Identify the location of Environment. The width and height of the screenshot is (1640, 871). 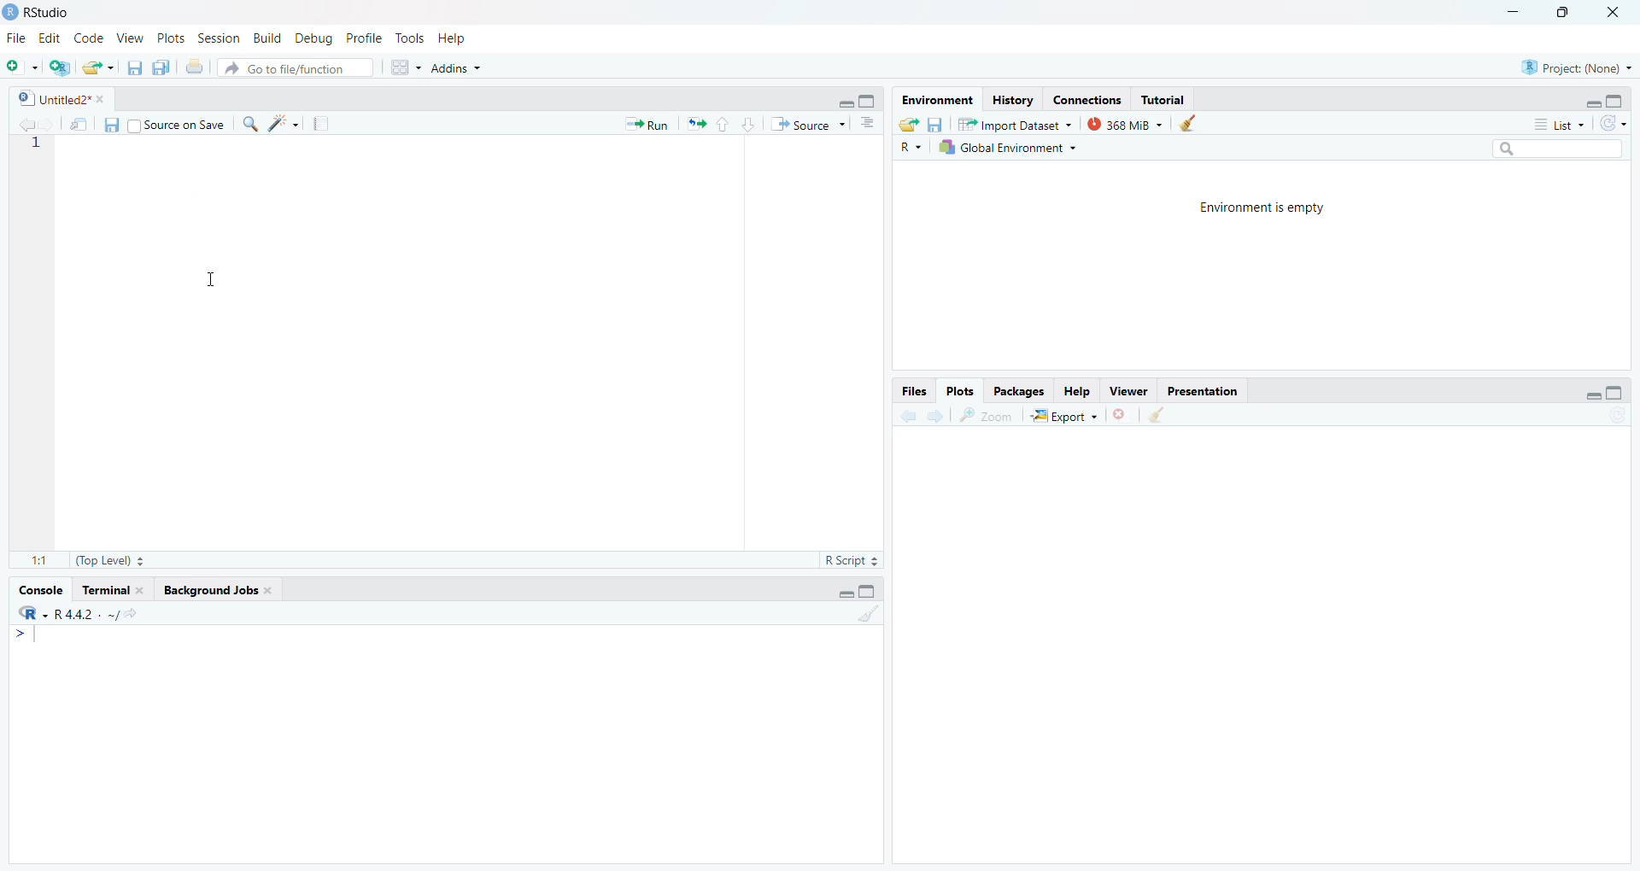
(930, 100).